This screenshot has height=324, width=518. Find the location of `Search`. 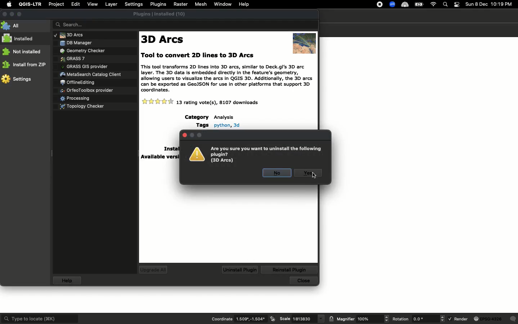

Search is located at coordinates (187, 24).